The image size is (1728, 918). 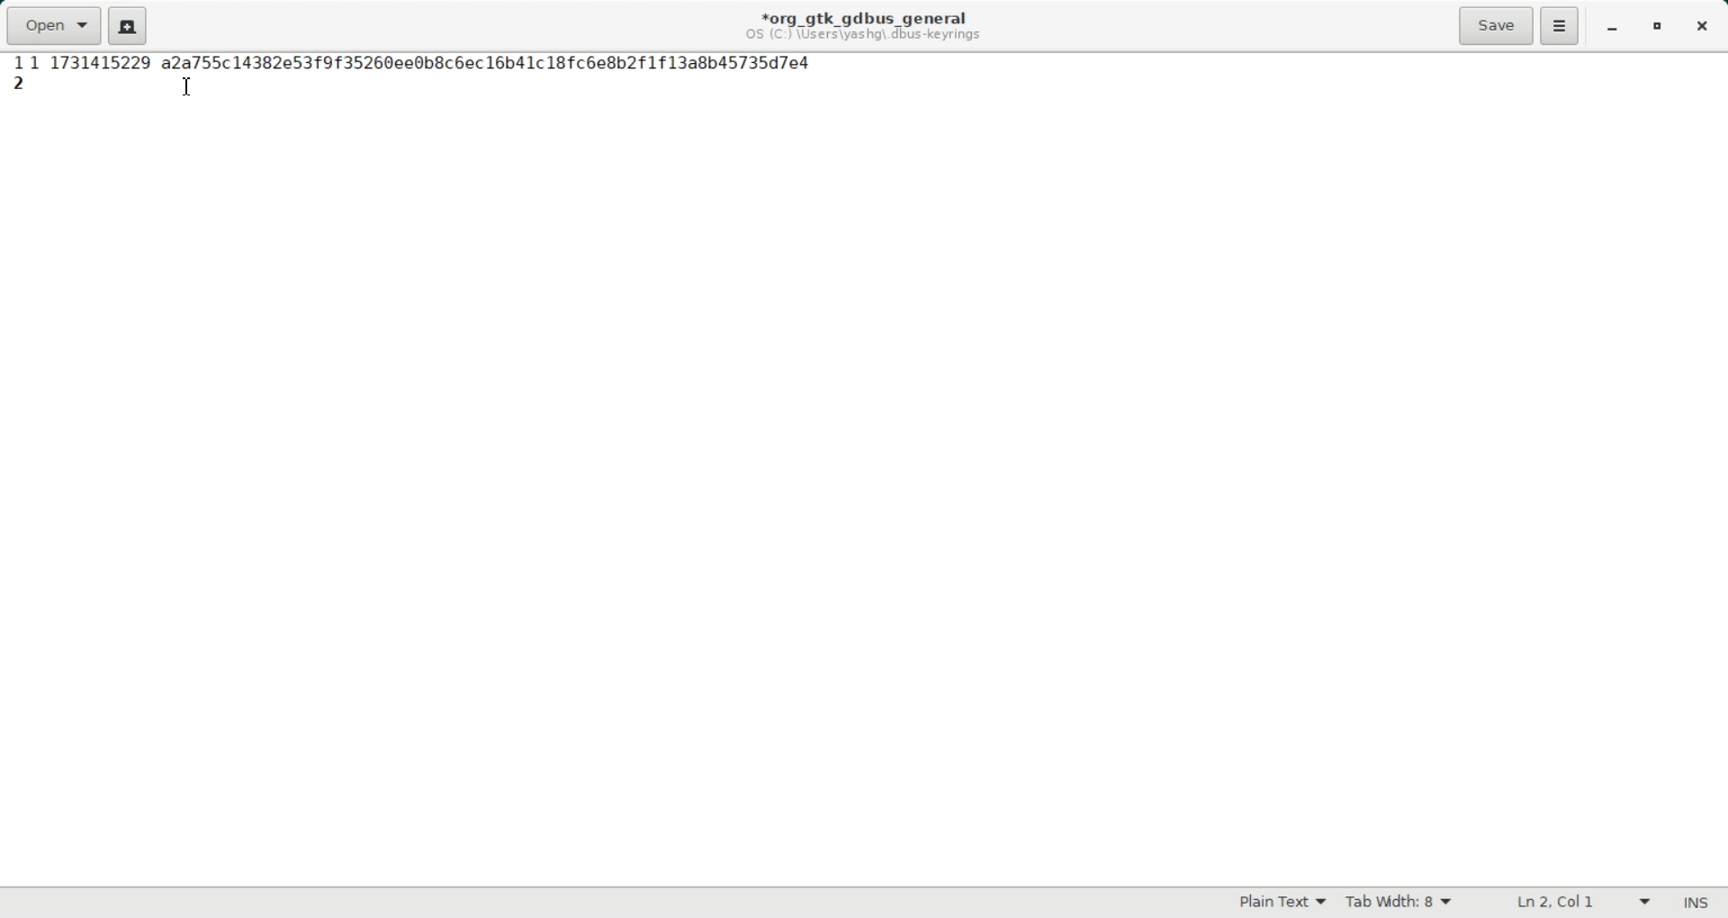 What do you see at coordinates (21, 83) in the screenshot?
I see `Line Number` at bounding box center [21, 83].